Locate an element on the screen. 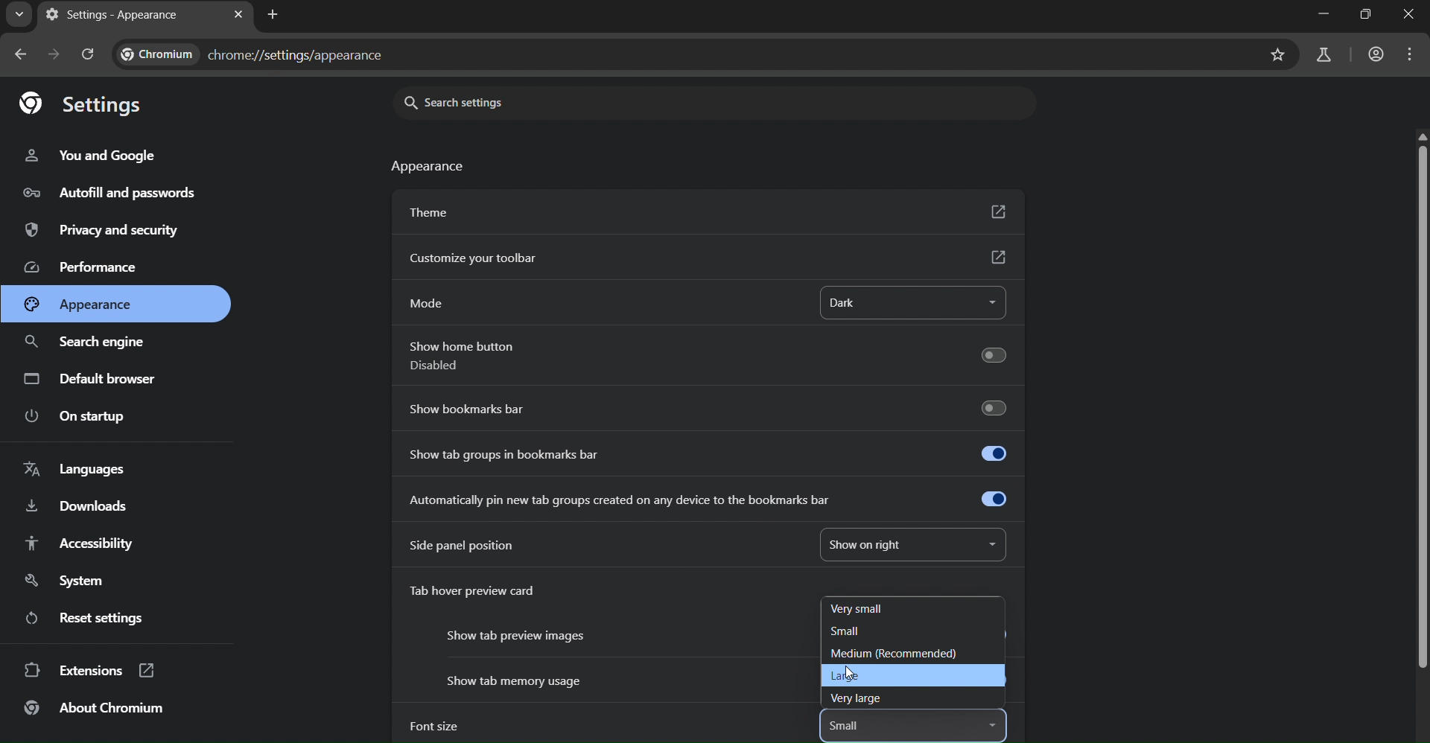 This screenshot has width=1430, height=743. settings is located at coordinates (85, 103).